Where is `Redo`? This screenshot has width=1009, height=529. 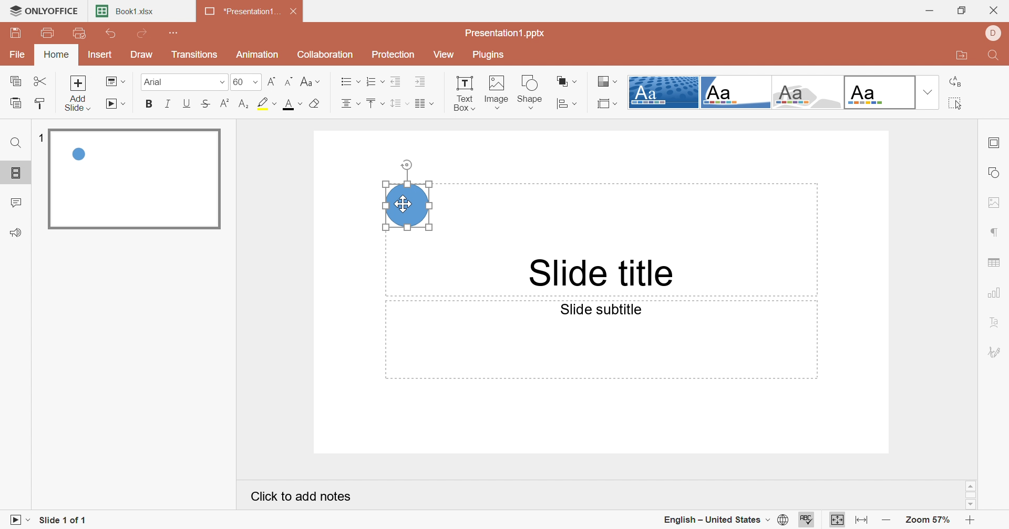
Redo is located at coordinates (143, 34).